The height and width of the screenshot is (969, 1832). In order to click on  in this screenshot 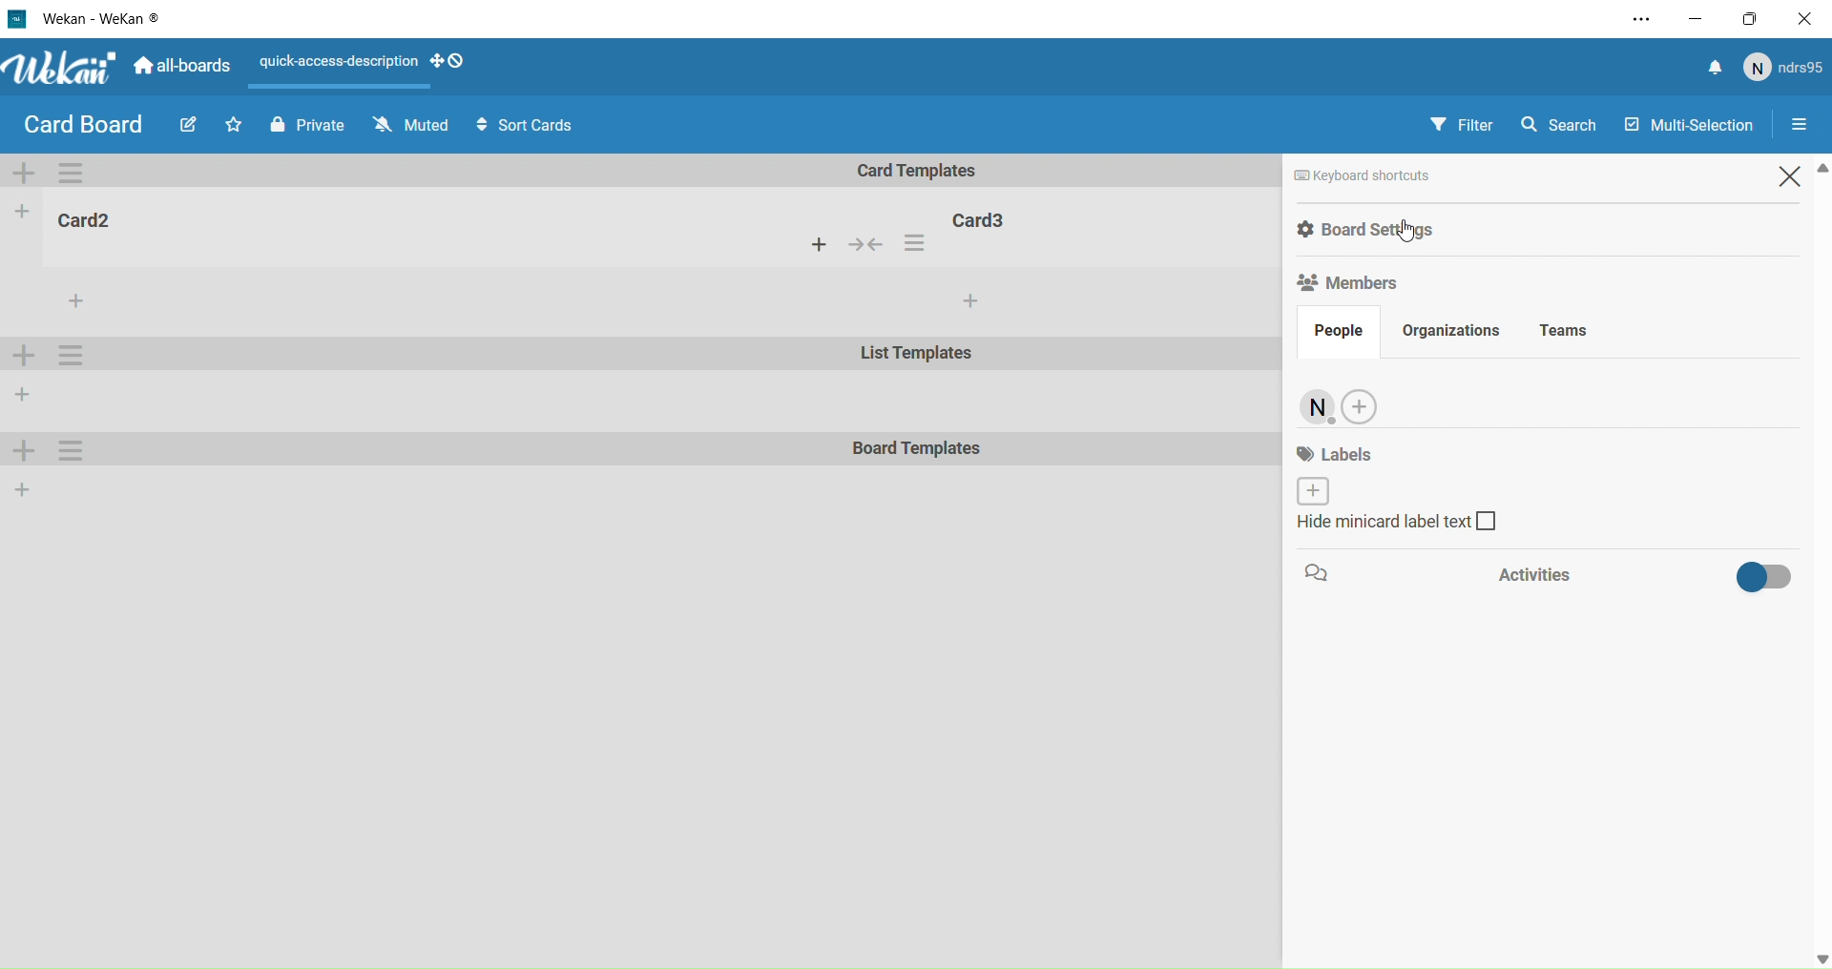, I will do `click(23, 209)`.